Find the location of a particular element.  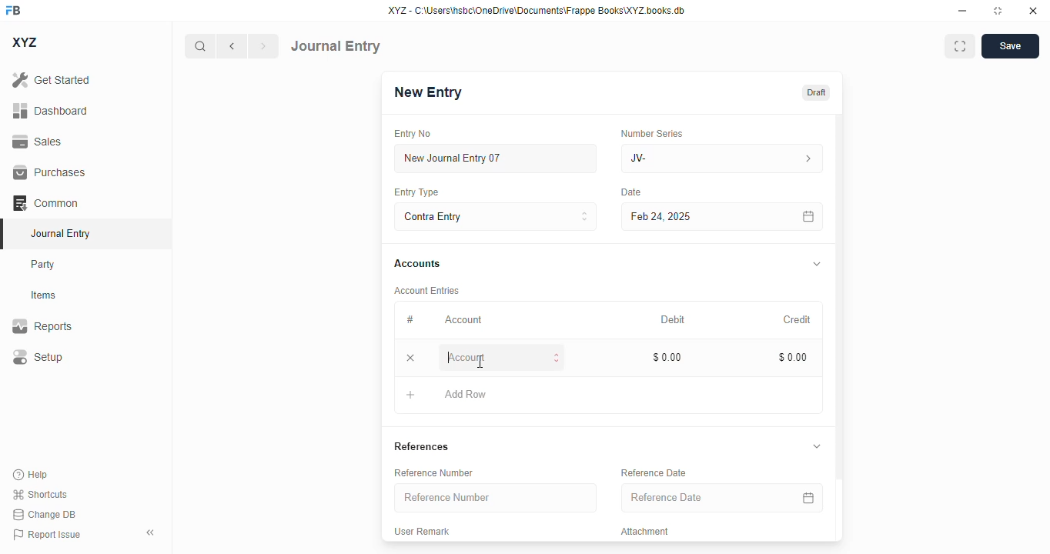

calendar icon is located at coordinates (808, 497).